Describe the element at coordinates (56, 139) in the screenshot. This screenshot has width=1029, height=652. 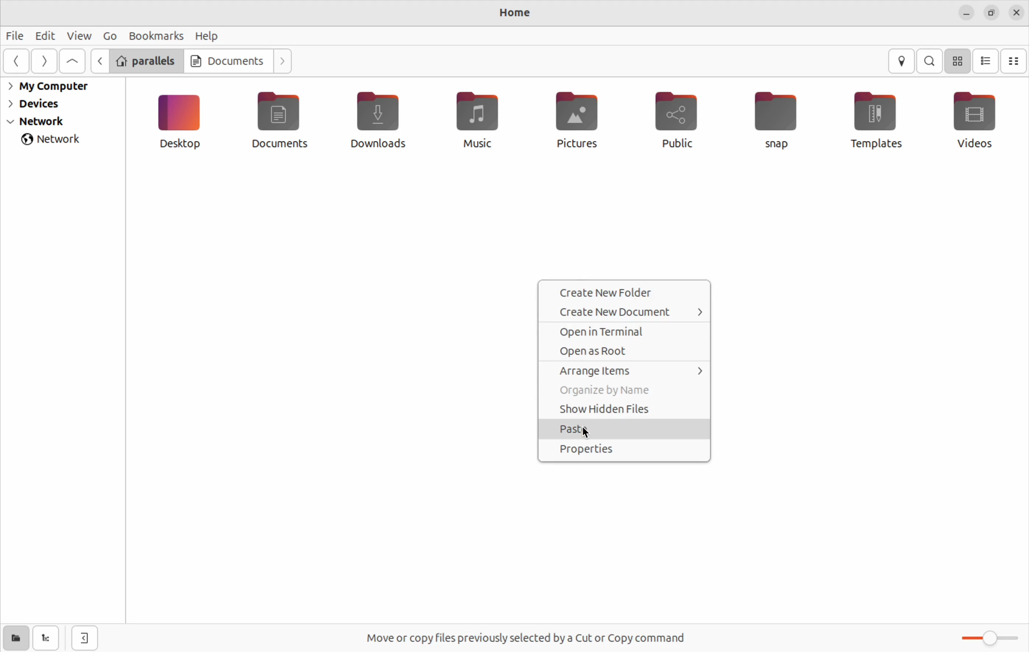
I see `network` at that location.